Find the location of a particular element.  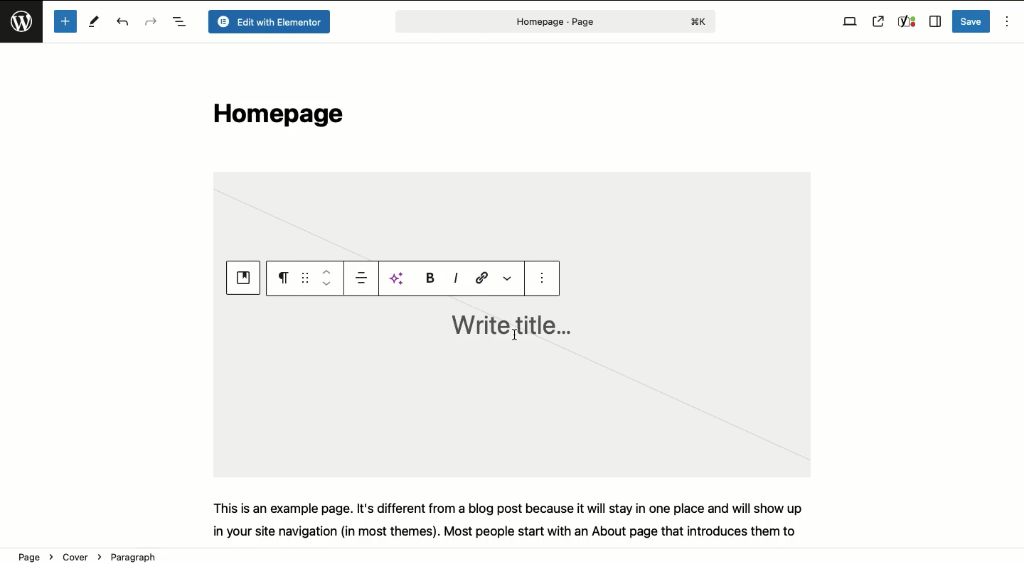

move updown is located at coordinates (326, 277).